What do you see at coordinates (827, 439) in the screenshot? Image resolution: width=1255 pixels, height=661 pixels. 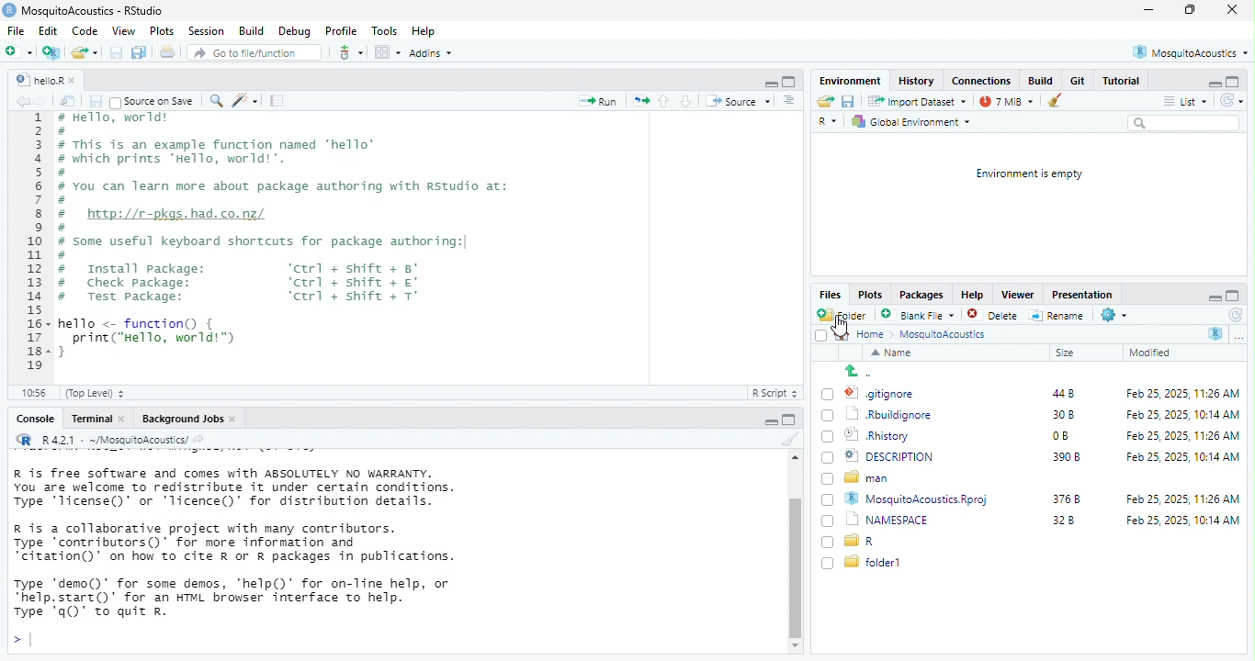 I see `checkbox` at bounding box center [827, 439].